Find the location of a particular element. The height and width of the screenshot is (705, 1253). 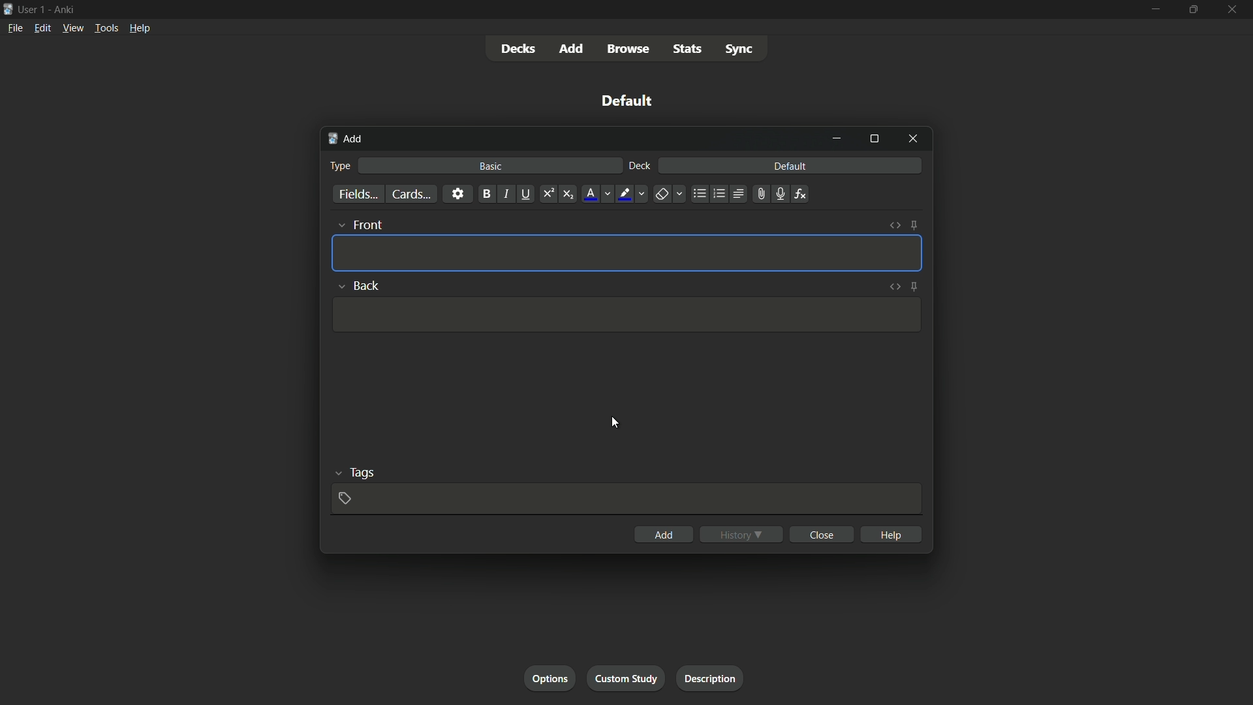

close is located at coordinates (1231, 9).